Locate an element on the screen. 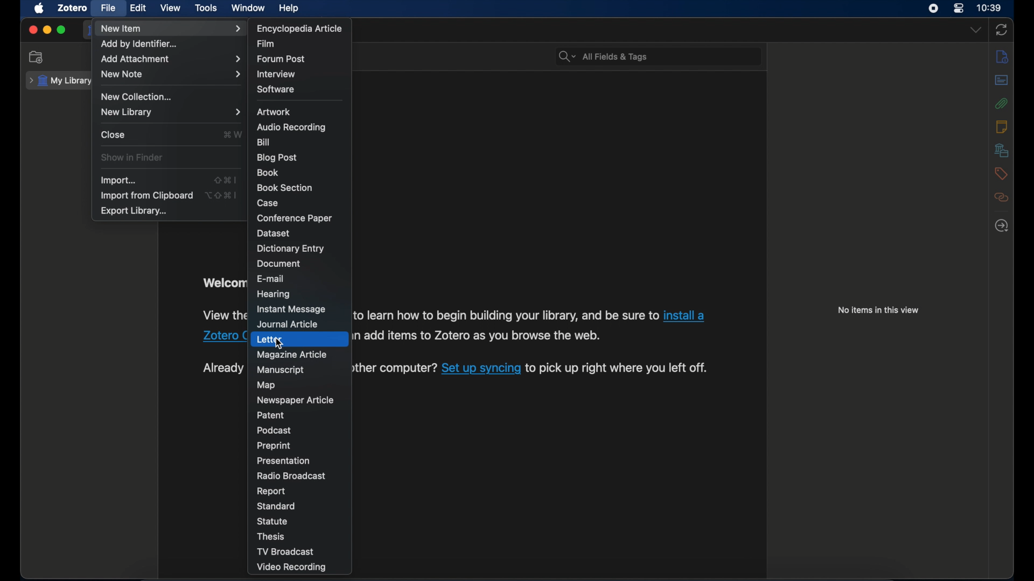 The image size is (1034, 581). video recording is located at coordinates (303, 567).